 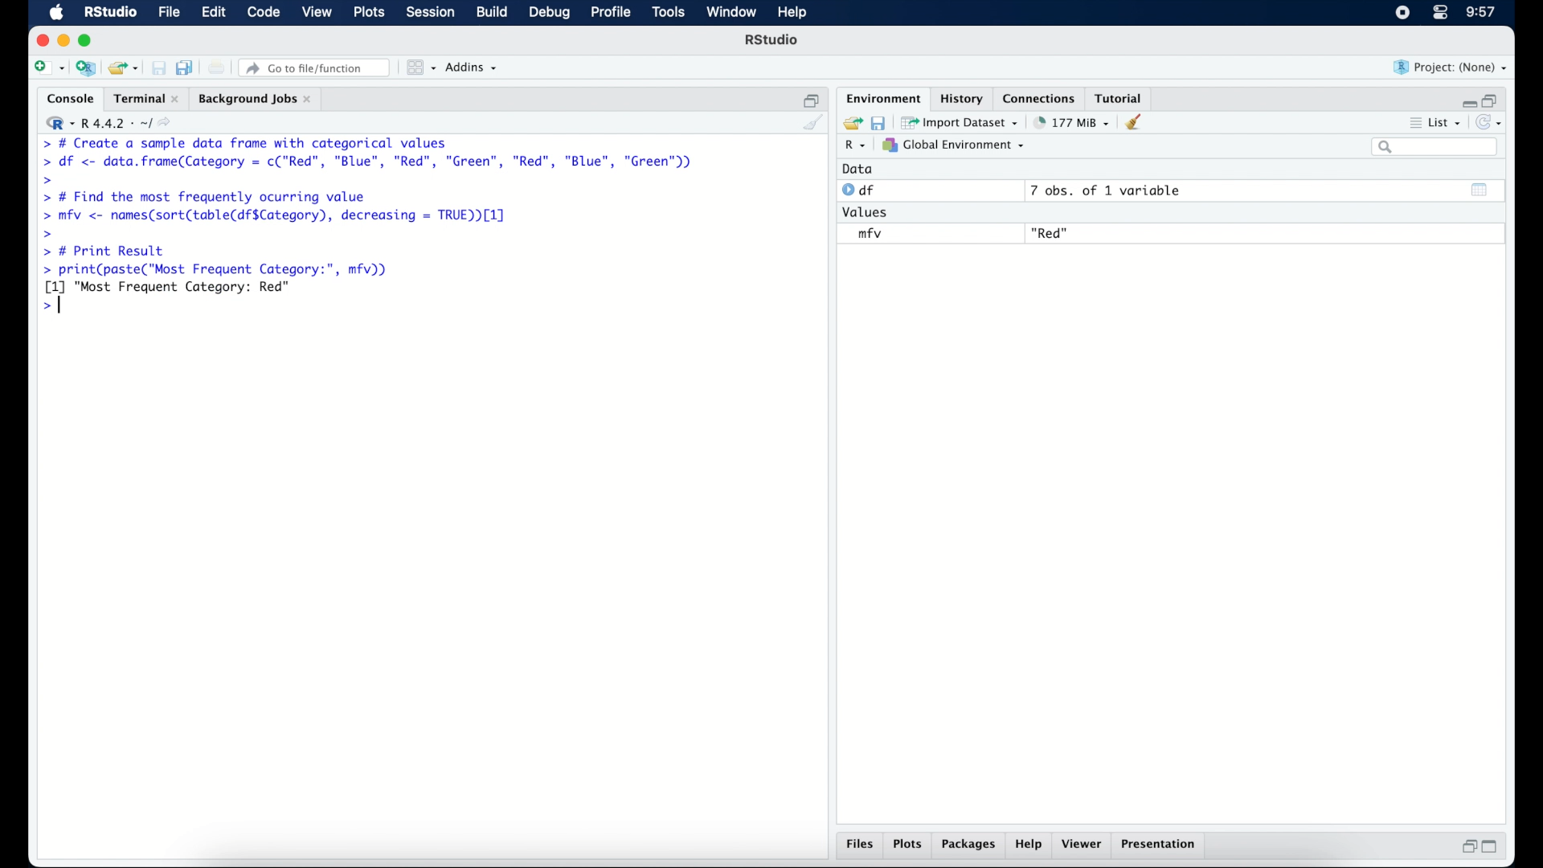 What do you see at coordinates (1413, 121) in the screenshot?
I see `more options` at bounding box center [1413, 121].